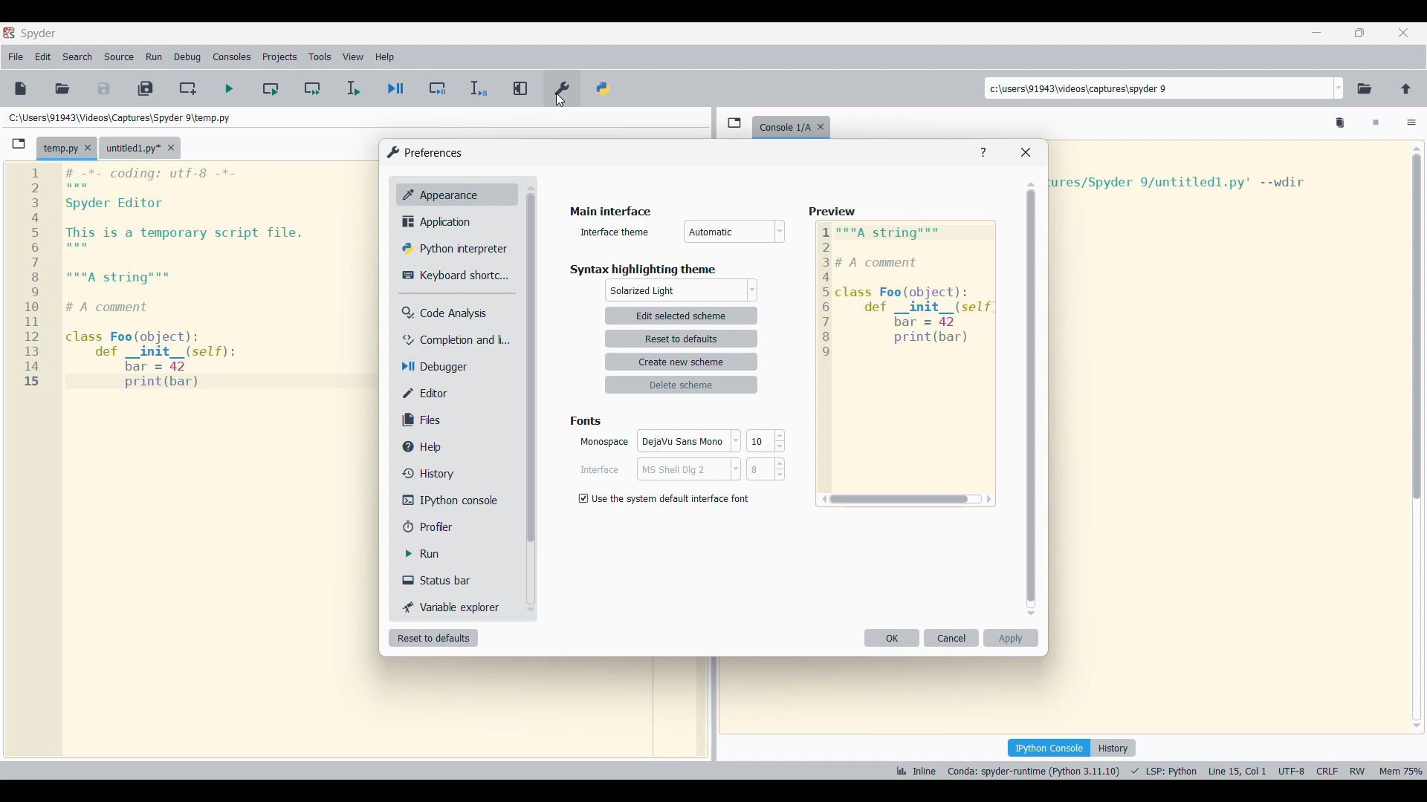 The height and width of the screenshot is (802, 1427). Describe the element at coordinates (893, 637) in the screenshot. I see `OK` at that location.